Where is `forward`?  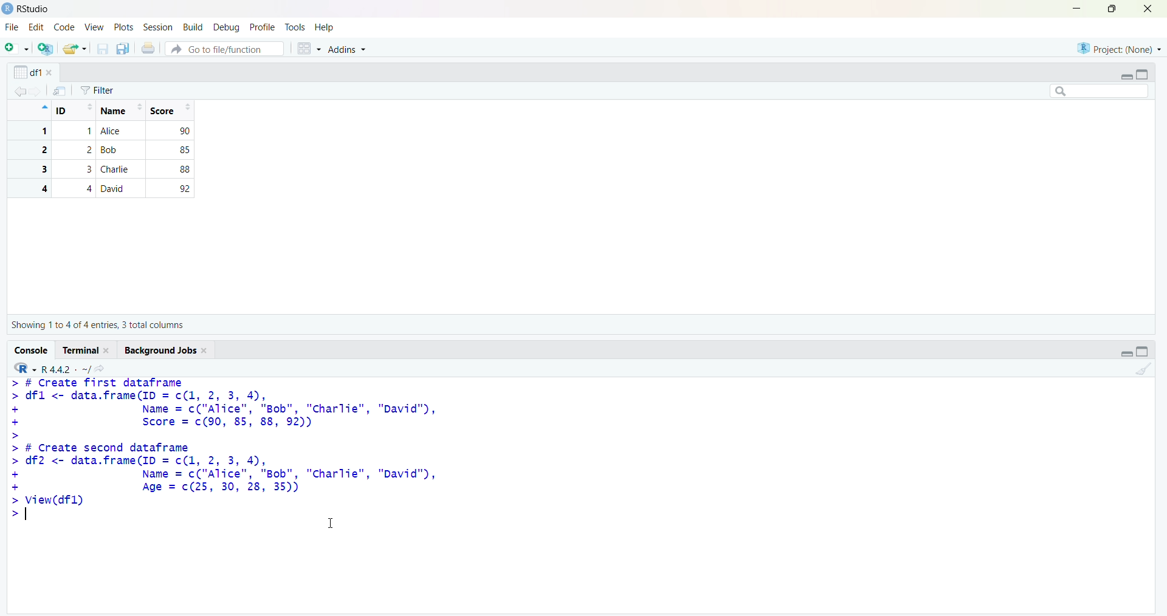
forward is located at coordinates (36, 92).